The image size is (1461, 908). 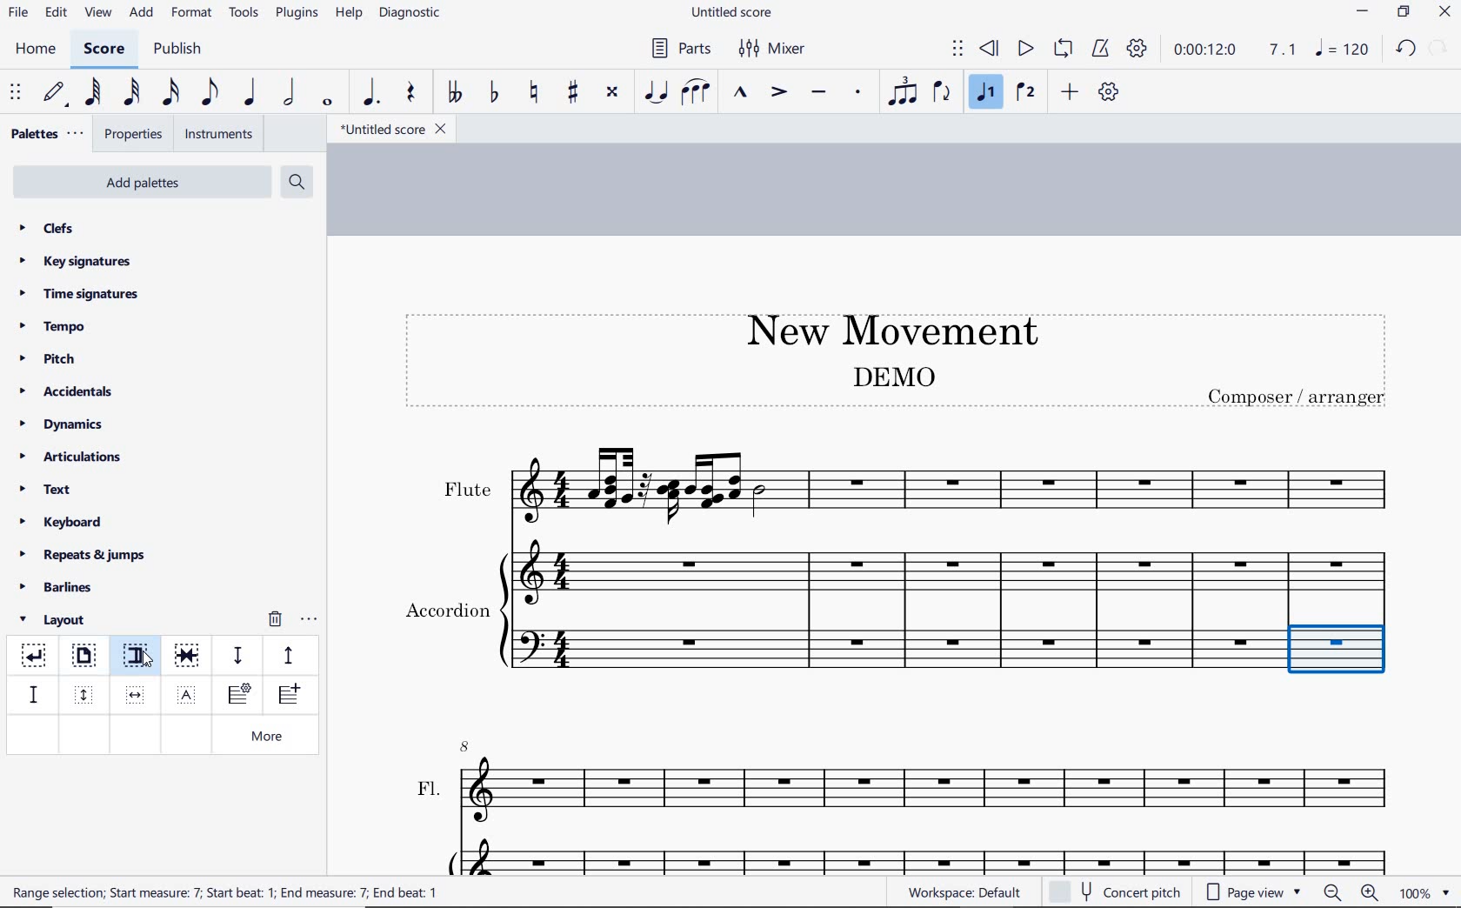 I want to click on redo, so click(x=1405, y=48).